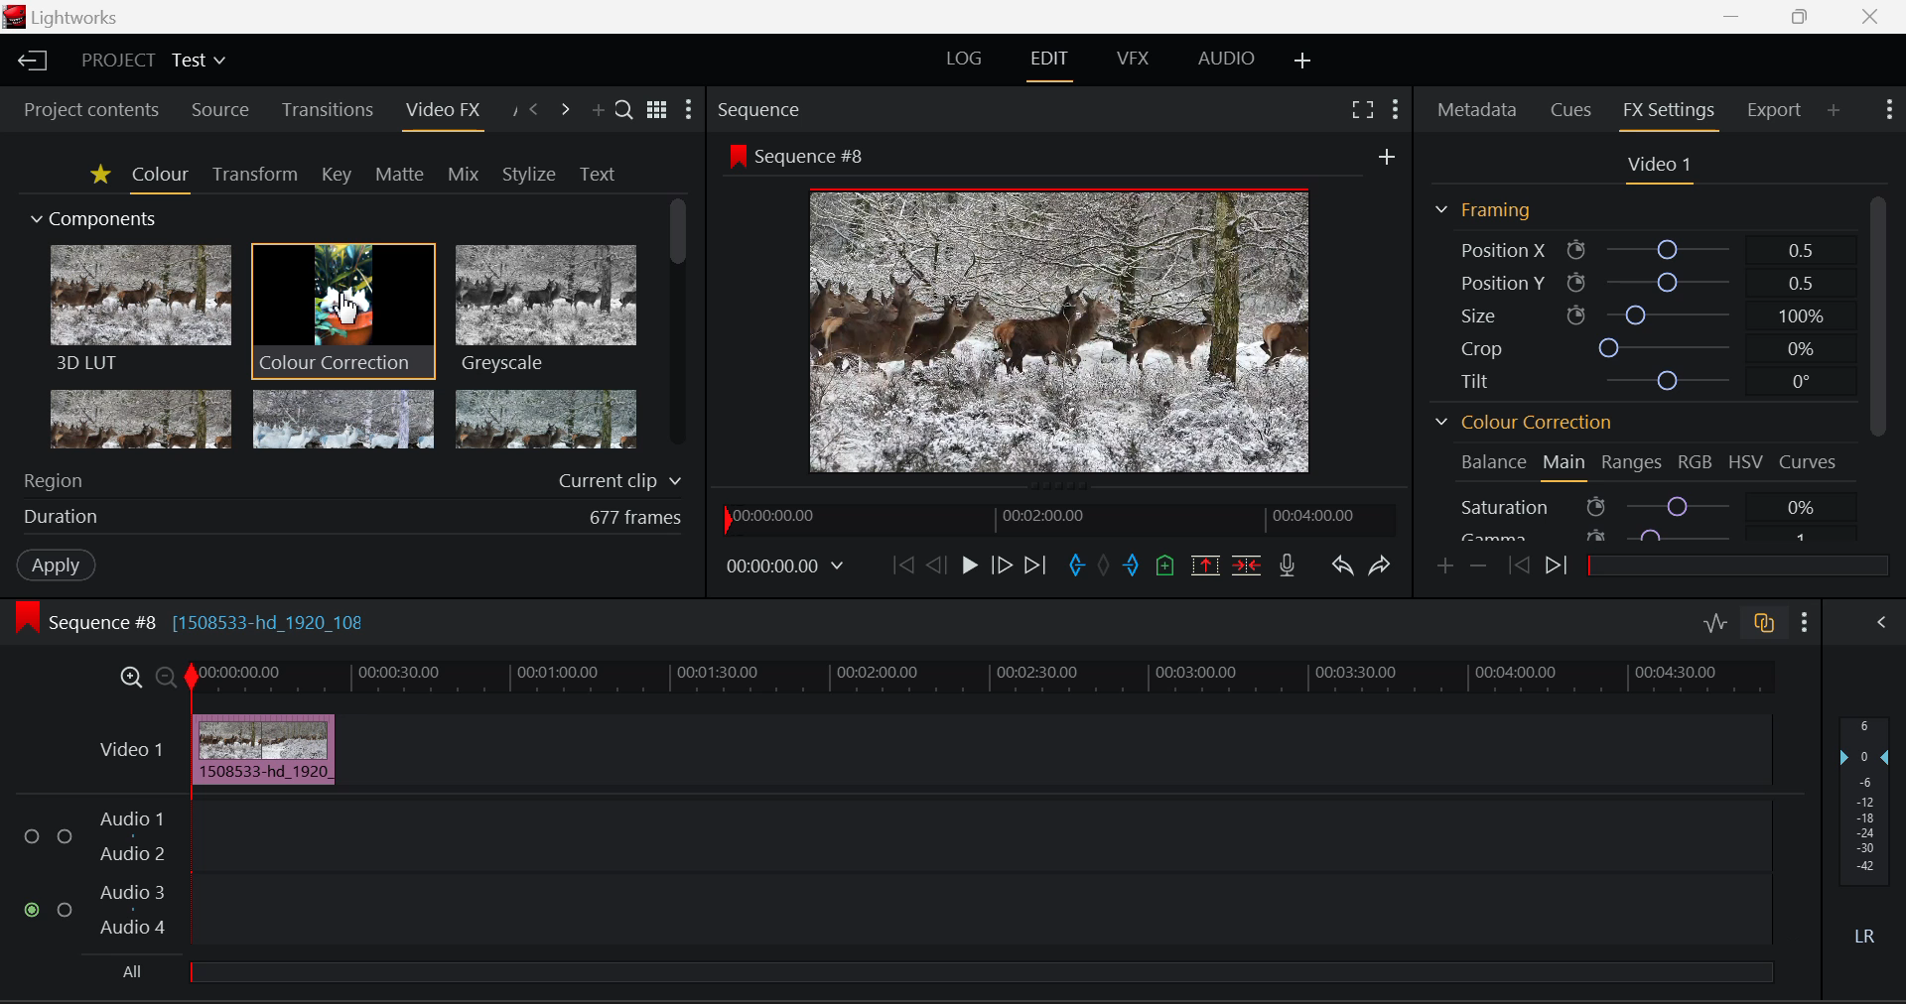 This screenshot has width=1906, height=1004. What do you see at coordinates (1764, 625) in the screenshot?
I see `Toggle Auto Track Sync` at bounding box center [1764, 625].